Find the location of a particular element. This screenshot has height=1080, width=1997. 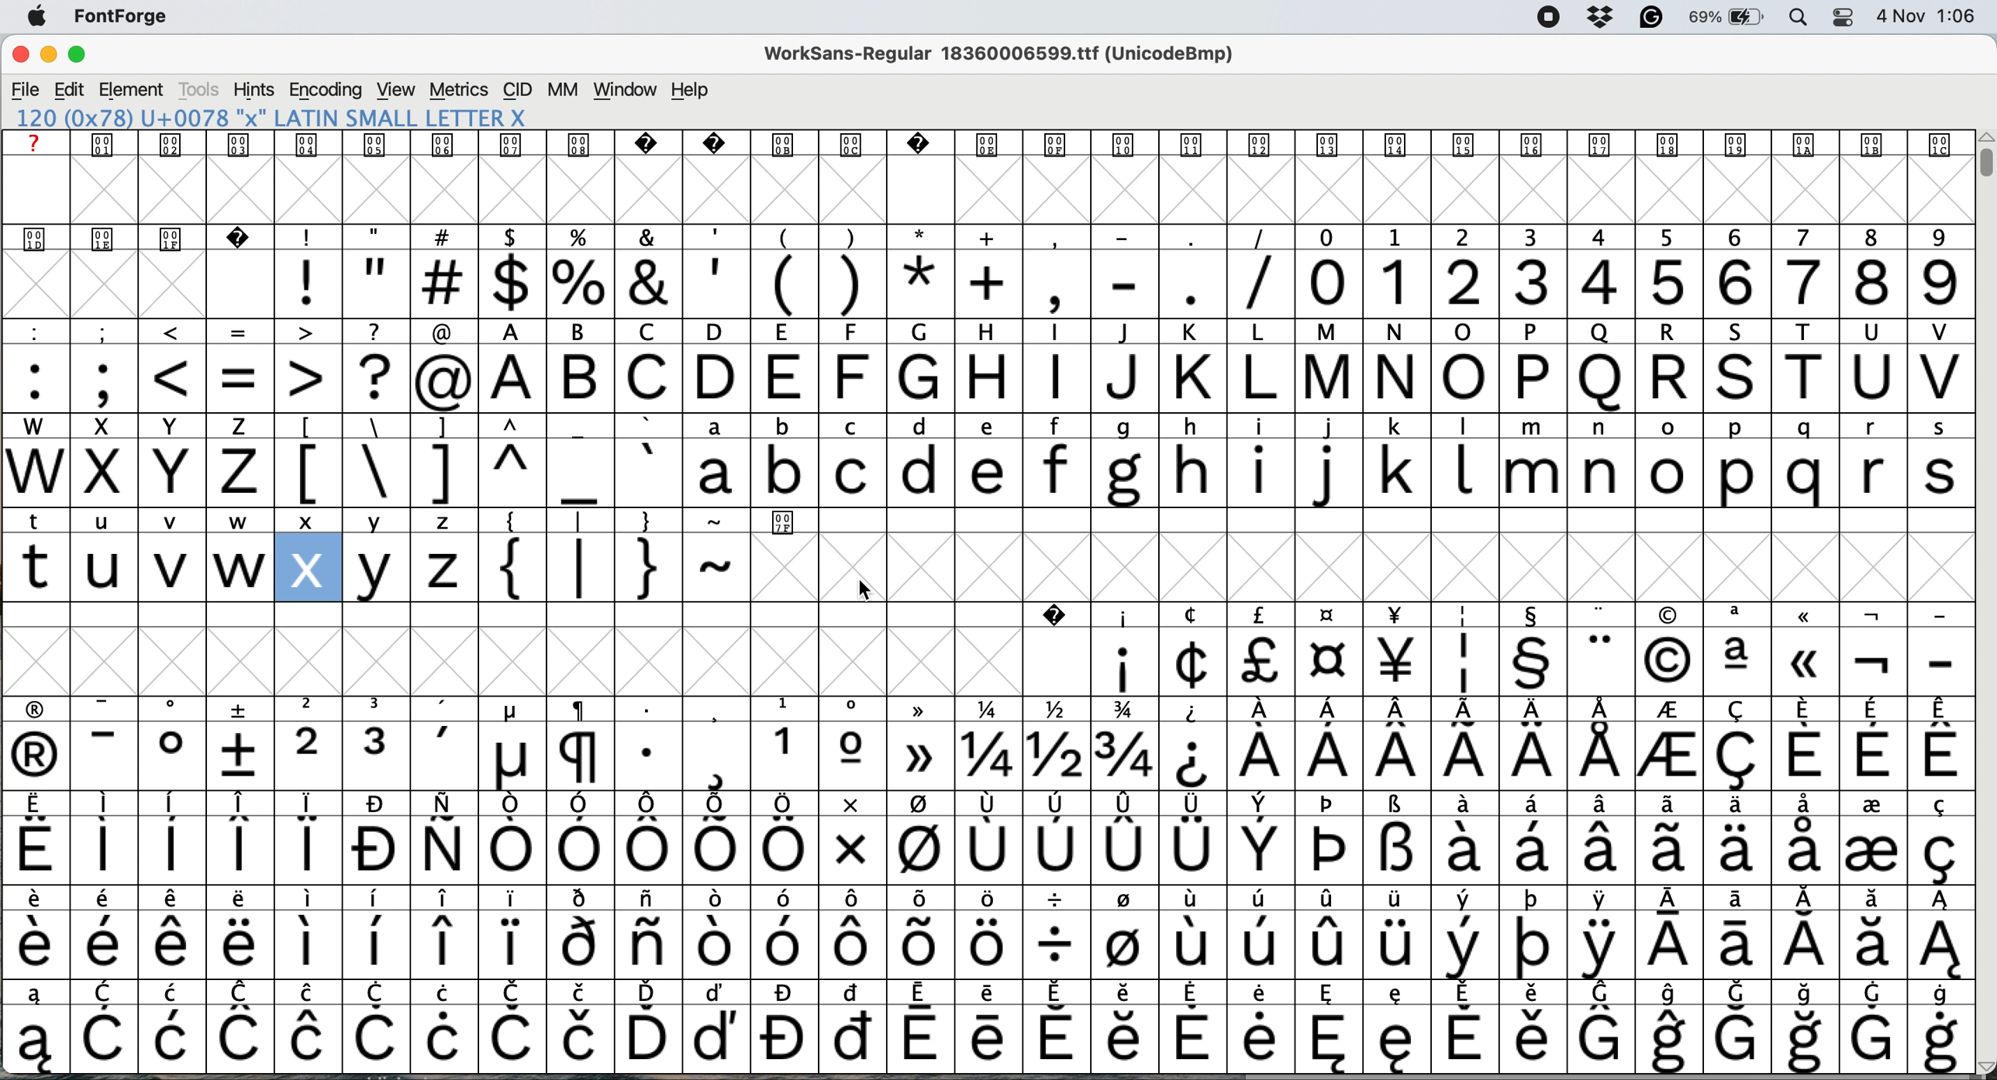

special characters is located at coordinates (985, 807).